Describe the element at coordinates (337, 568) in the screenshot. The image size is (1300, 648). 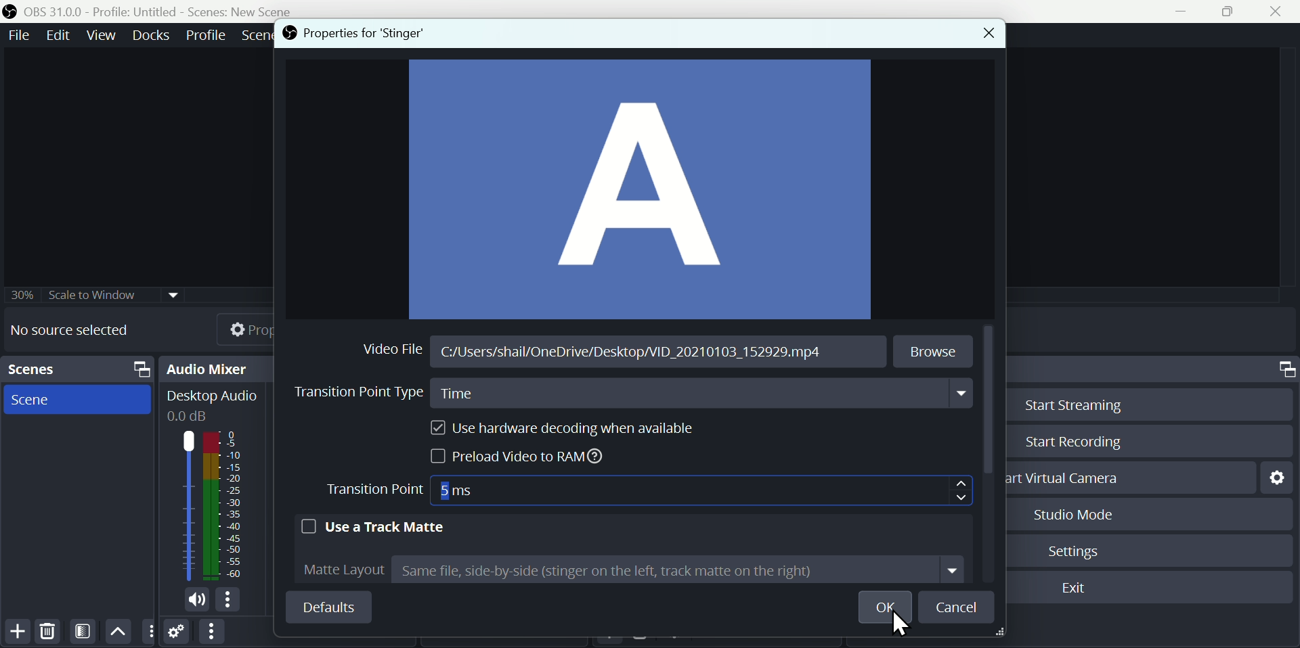
I see `Matte layout` at that location.